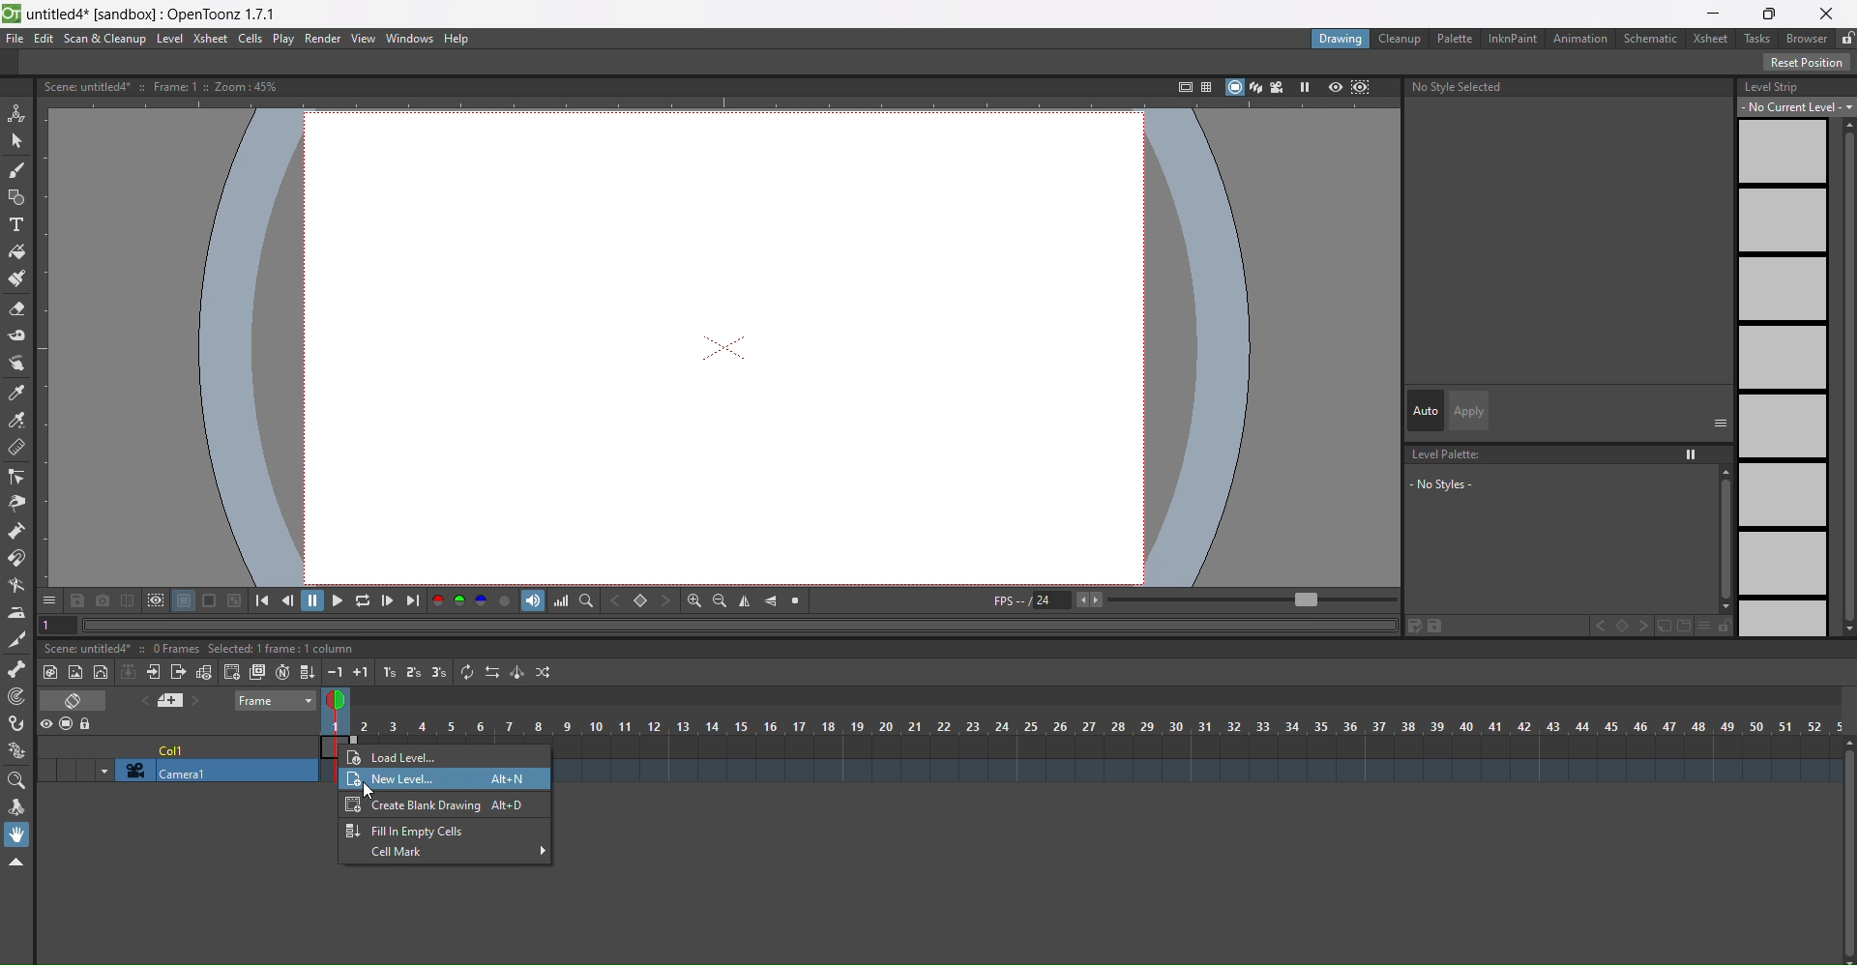  Describe the element at coordinates (1335, 89) in the screenshot. I see `preview` at that location.